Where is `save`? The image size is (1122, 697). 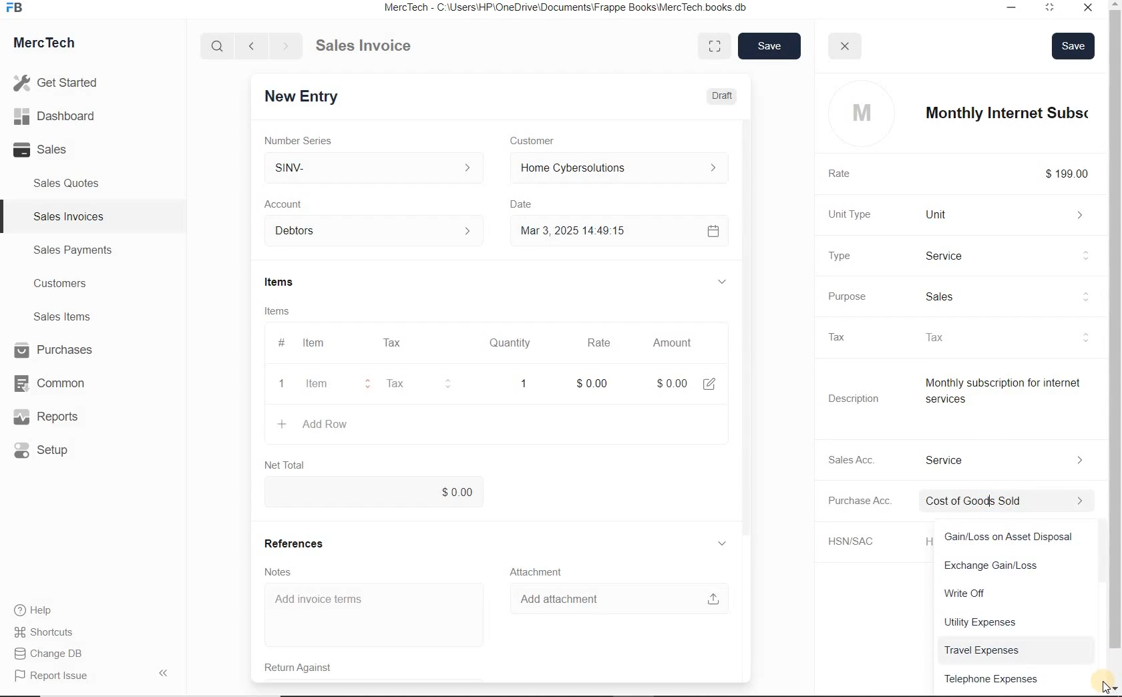 save is located at coordinates (767, 47).